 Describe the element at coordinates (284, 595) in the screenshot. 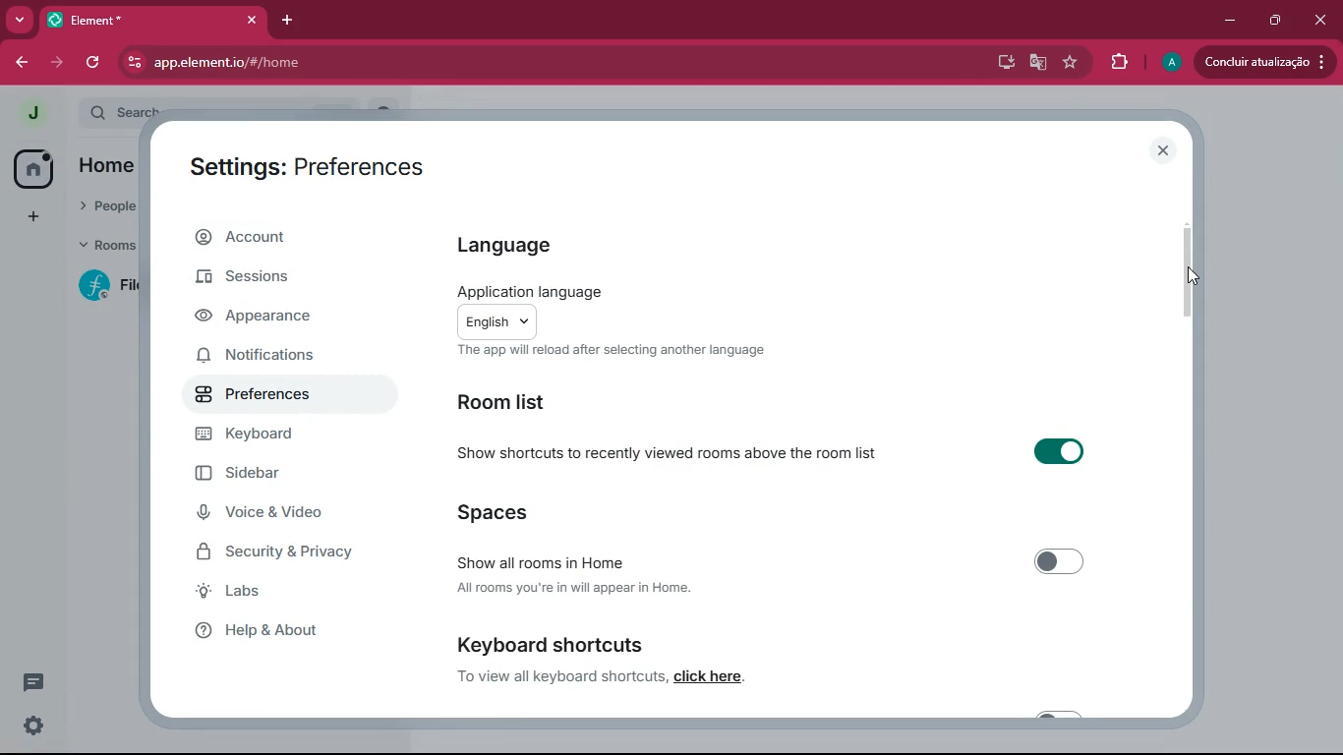

I see `labs` at that location.